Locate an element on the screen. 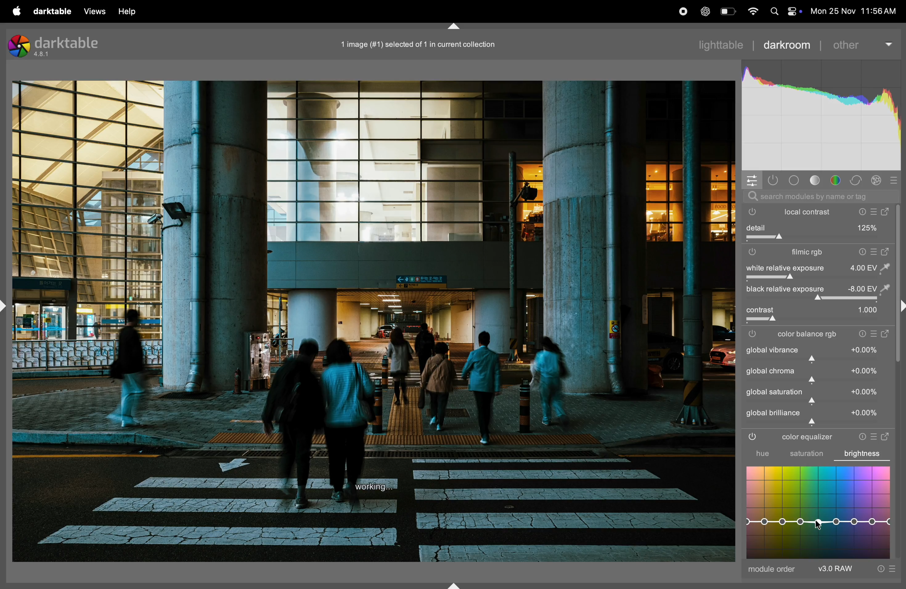 This screenshot has width=906, height=589. slider is located at coordinates (821, 320).